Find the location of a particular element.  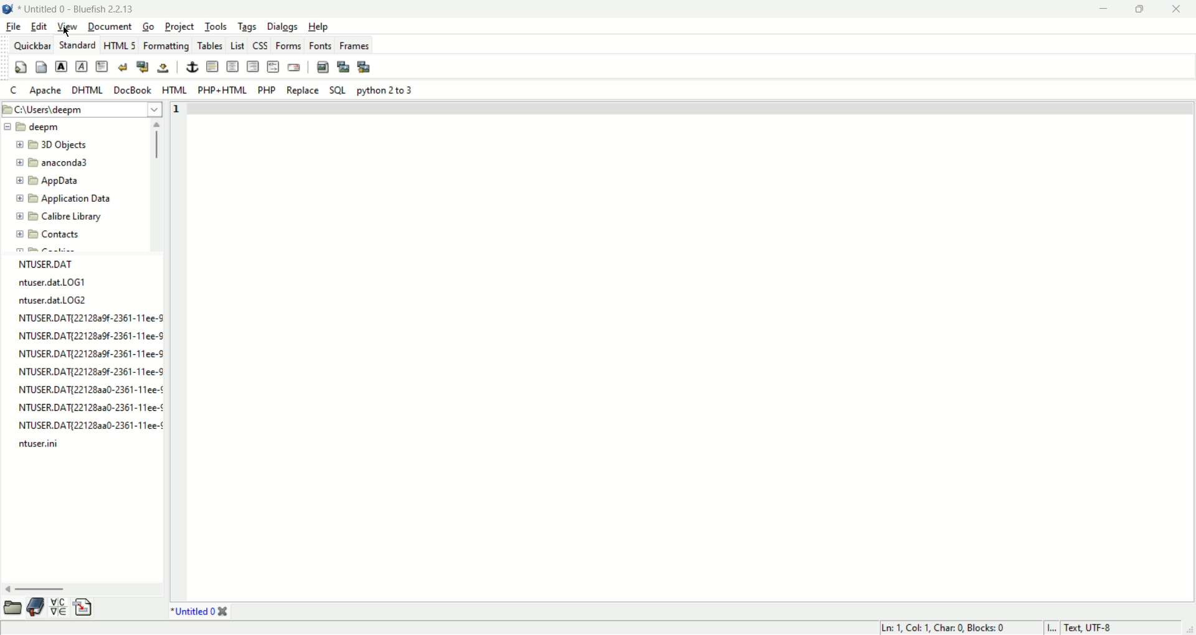

anaconda is located at coordinates (57, 164).